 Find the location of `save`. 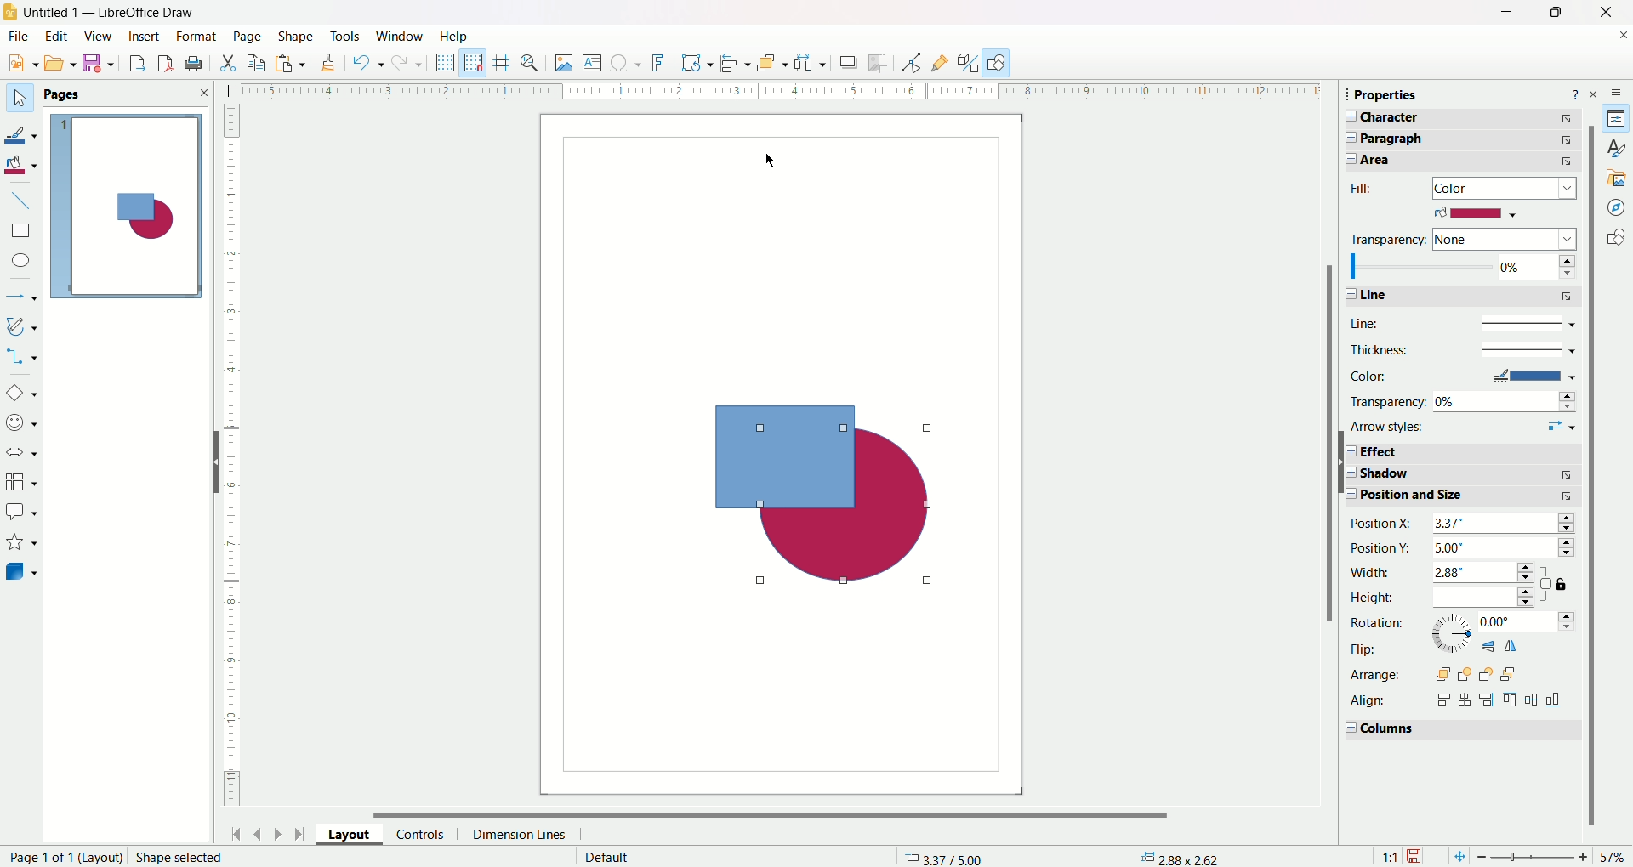

save is located at coordinates (101, 65).